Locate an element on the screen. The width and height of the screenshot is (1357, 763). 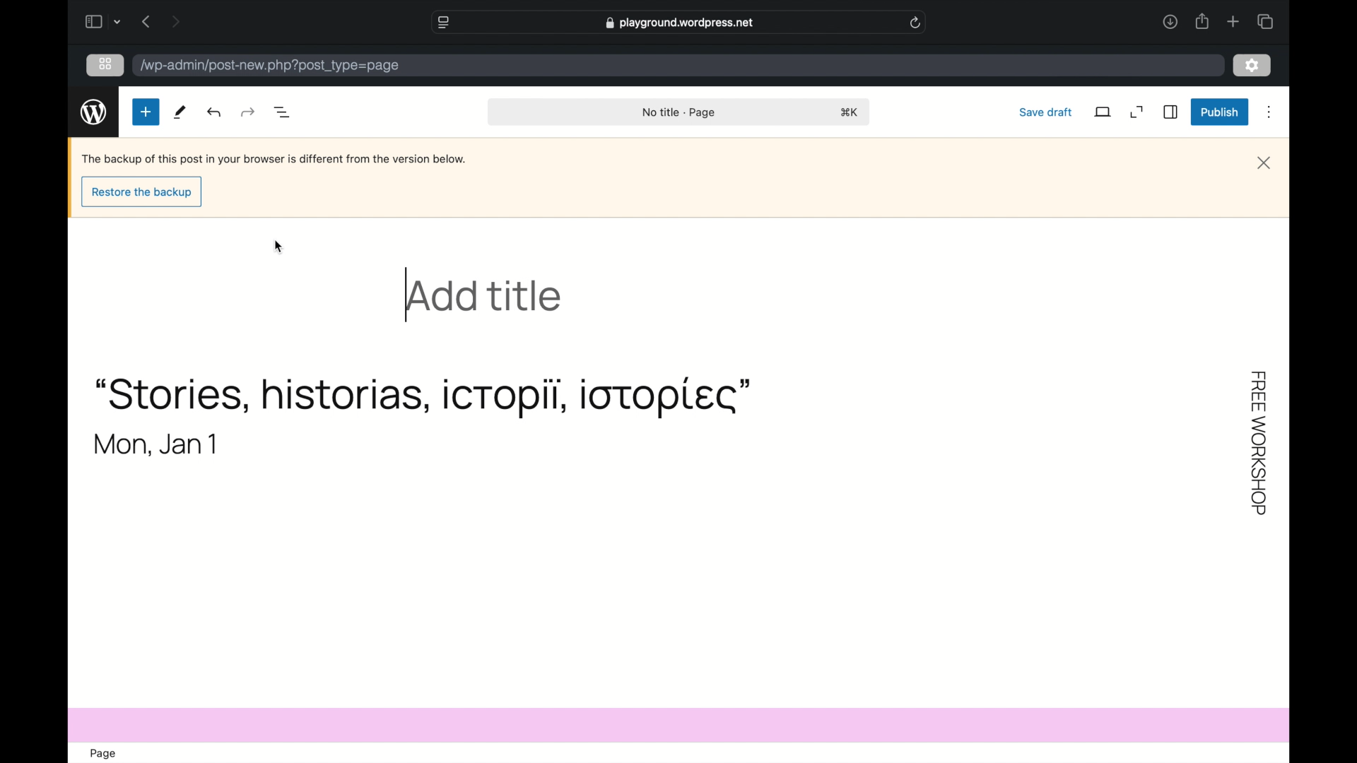
sidebar is located at coordinates (94, 22).